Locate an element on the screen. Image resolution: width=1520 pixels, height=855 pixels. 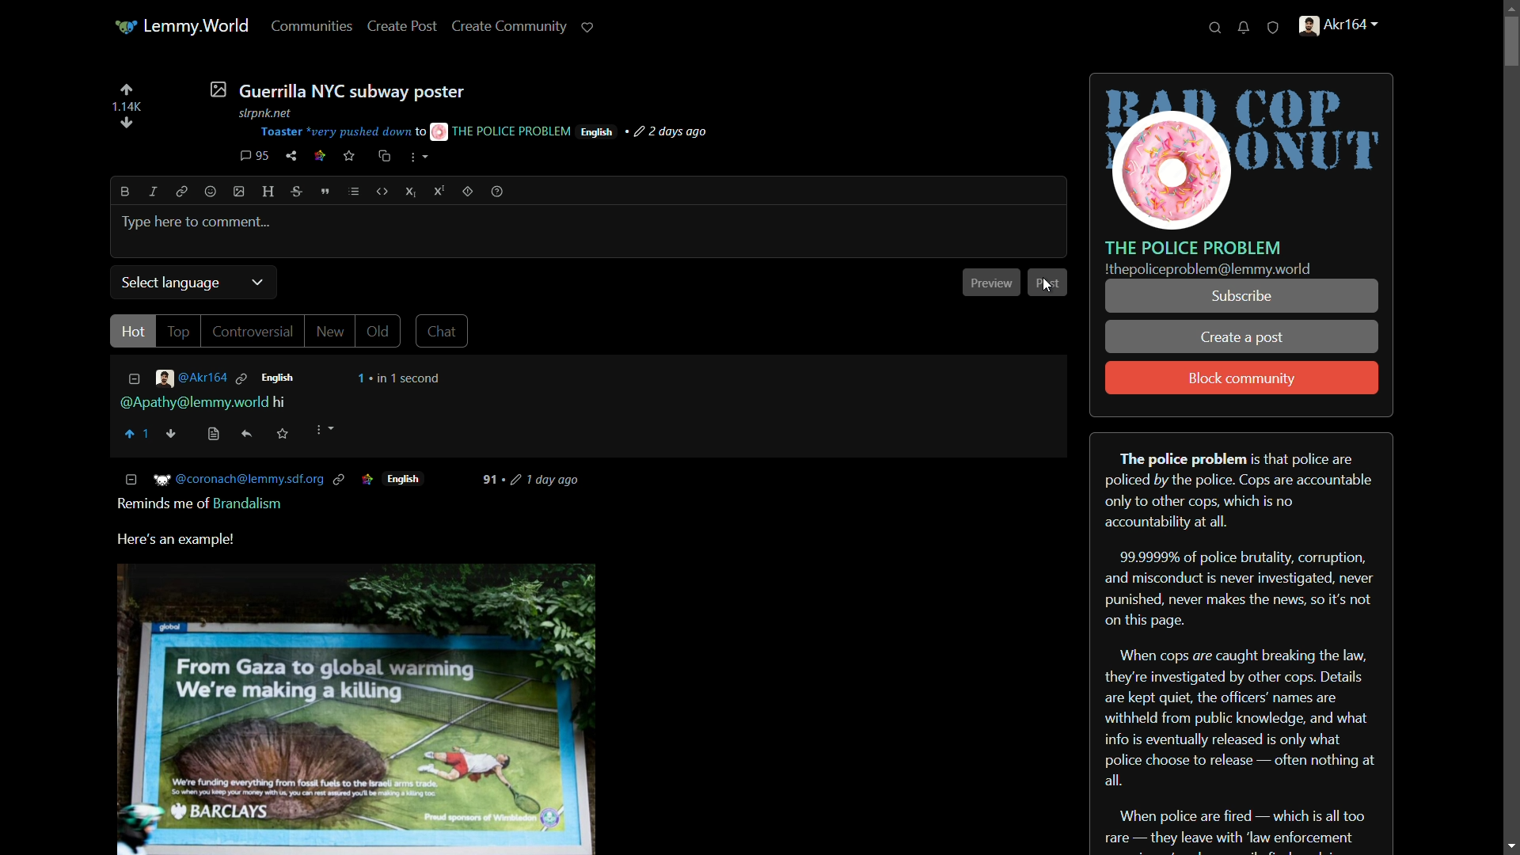
THE POLICE PROBLEM is located at coordinates (502, 131).